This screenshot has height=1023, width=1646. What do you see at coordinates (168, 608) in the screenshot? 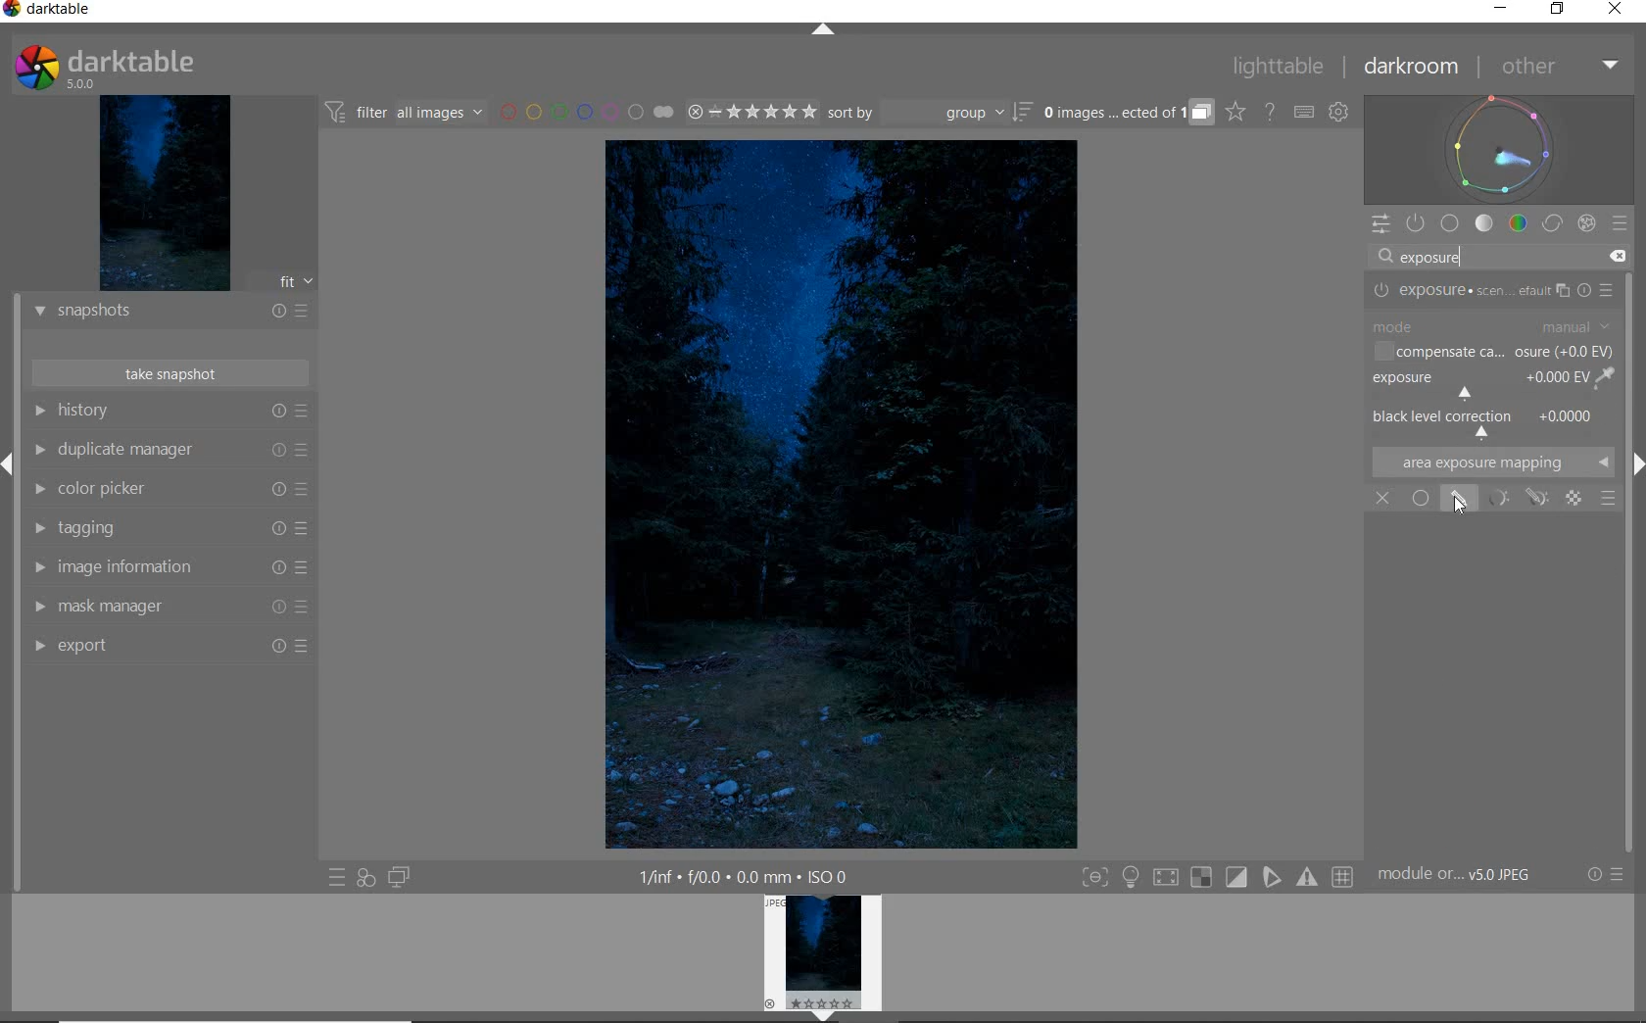
I see `MASK MANAGER` at bounding box center [168, 608].